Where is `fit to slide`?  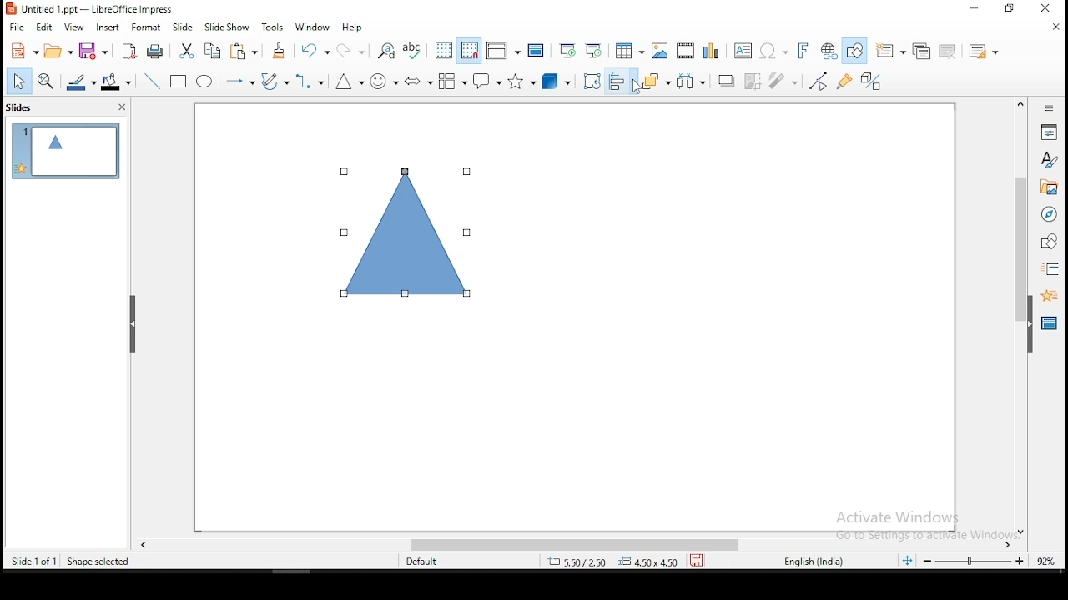
fit to slide is located at coordinates (910, 563).